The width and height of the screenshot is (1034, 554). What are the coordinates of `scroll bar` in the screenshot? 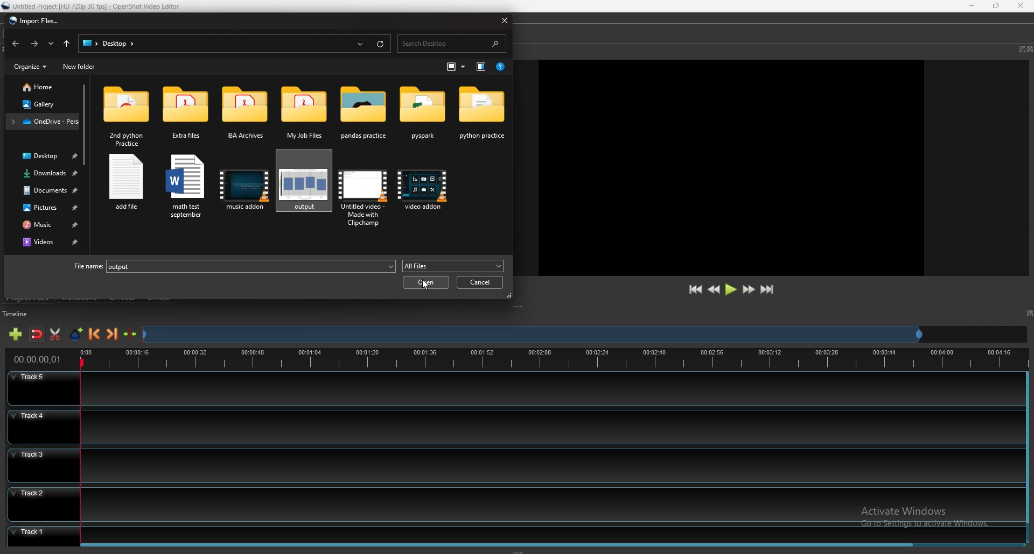 It's located at (501, 547).